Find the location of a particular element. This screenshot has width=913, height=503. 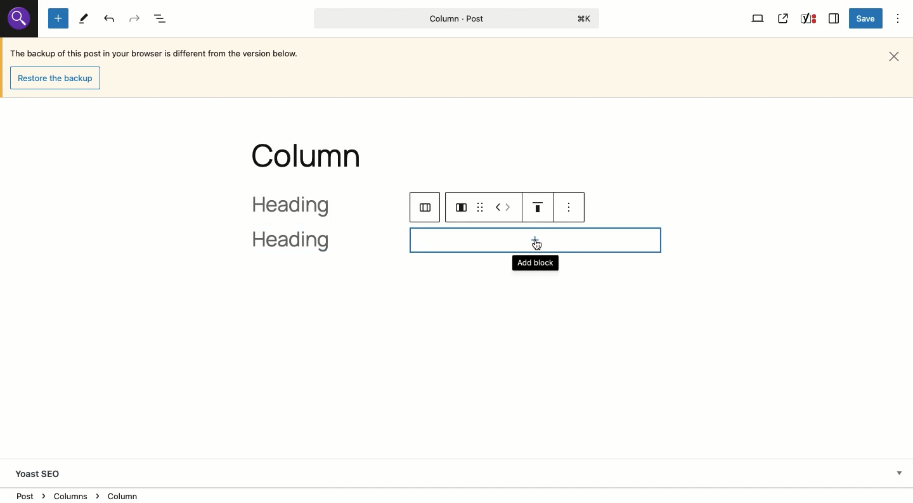

column is located at coordinates (308, 156).